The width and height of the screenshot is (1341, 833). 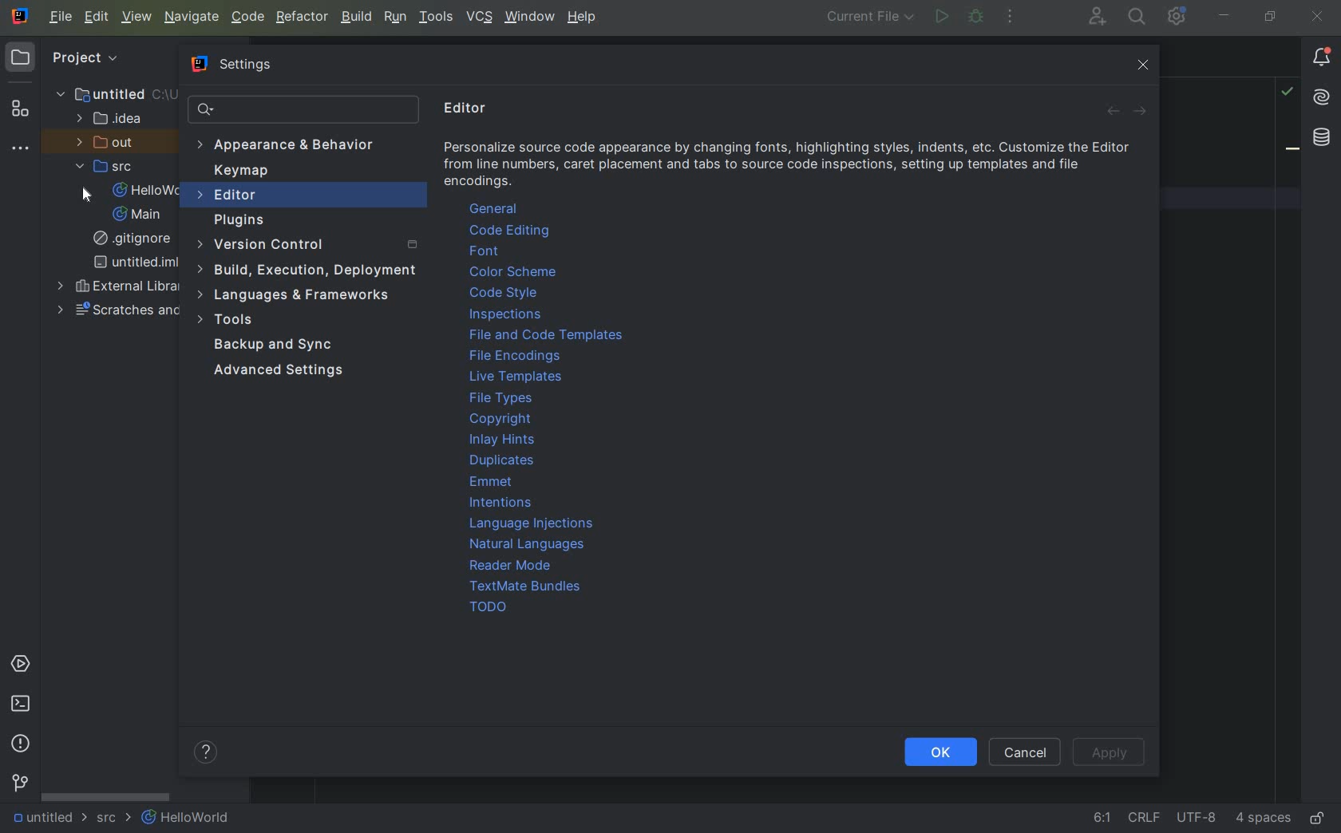 What do you see at coordinates (1129, 108) in the screenshot?
I see `Forward and backward` at bounding box center [1129, 108].